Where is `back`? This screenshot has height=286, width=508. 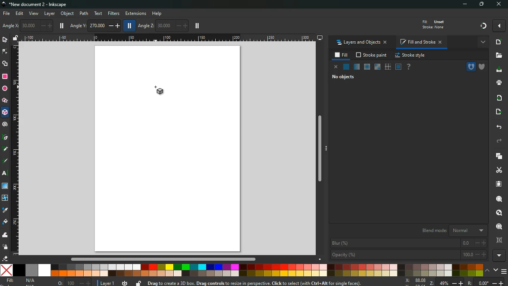
back is located at coordinates (498, 127).